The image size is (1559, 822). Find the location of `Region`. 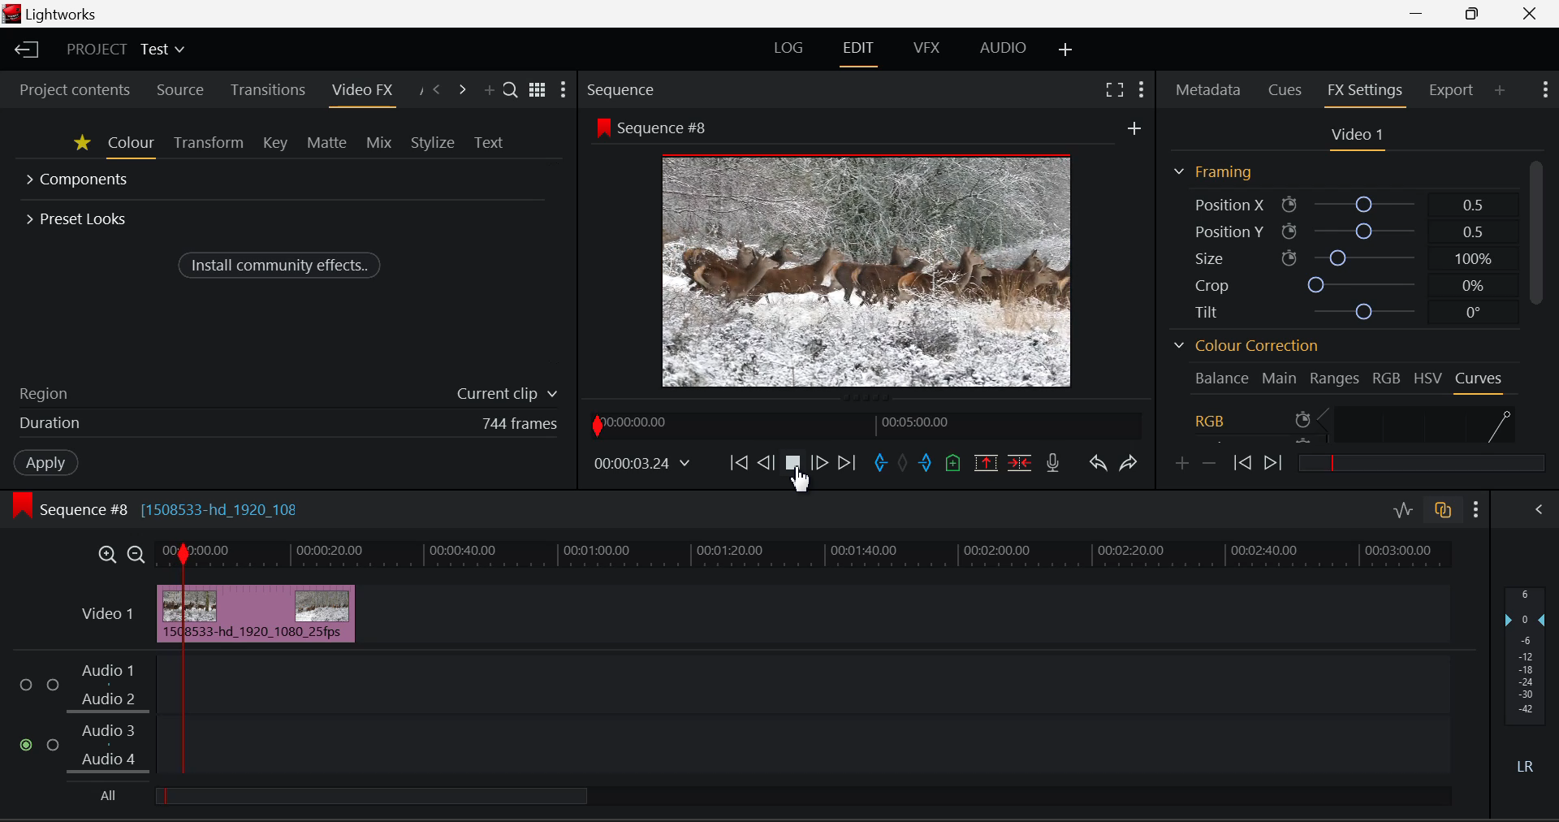

Region is located at coordinates (287, 392).